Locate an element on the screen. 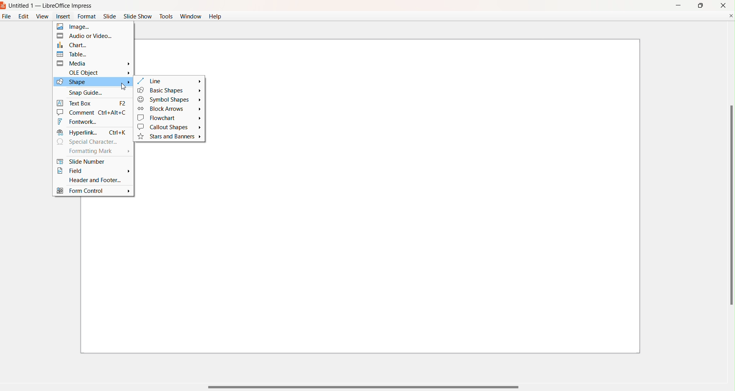  Slide is located at coordinates (110, 16).